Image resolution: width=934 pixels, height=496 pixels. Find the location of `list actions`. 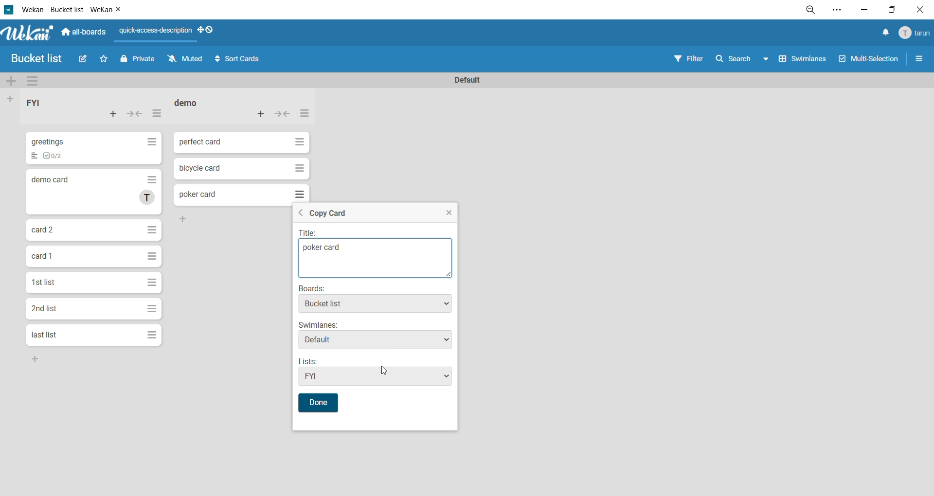

list actions is located at coordinates (303, 114).